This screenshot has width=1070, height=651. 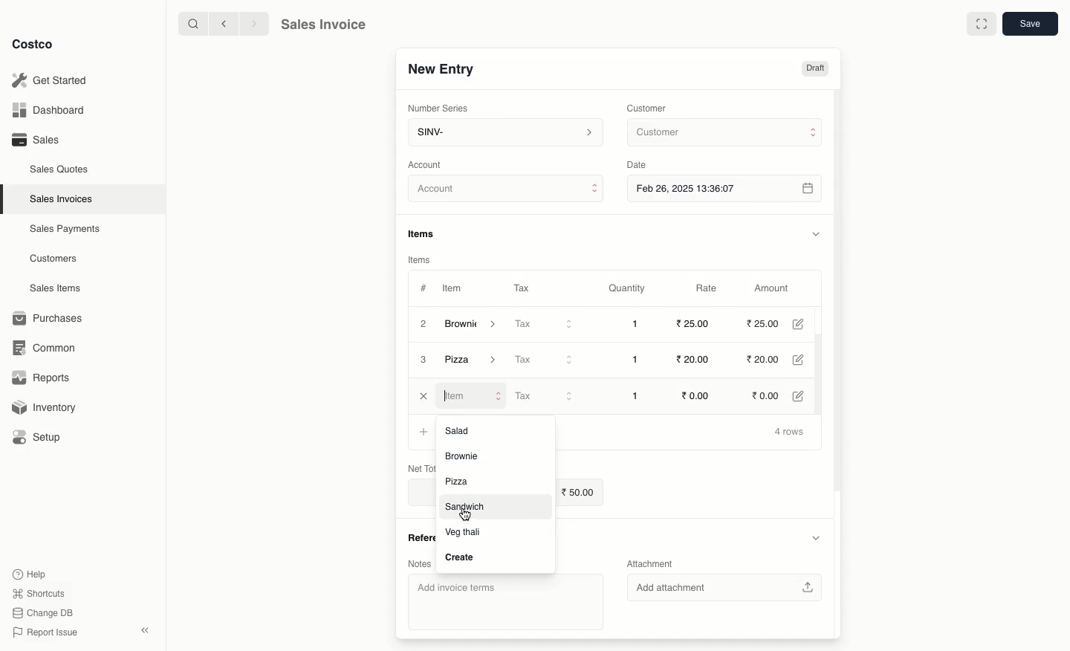 What do you see at coordinates (420, 259) in the screenshot?
I see `Items` at bounding box center [420, 259].